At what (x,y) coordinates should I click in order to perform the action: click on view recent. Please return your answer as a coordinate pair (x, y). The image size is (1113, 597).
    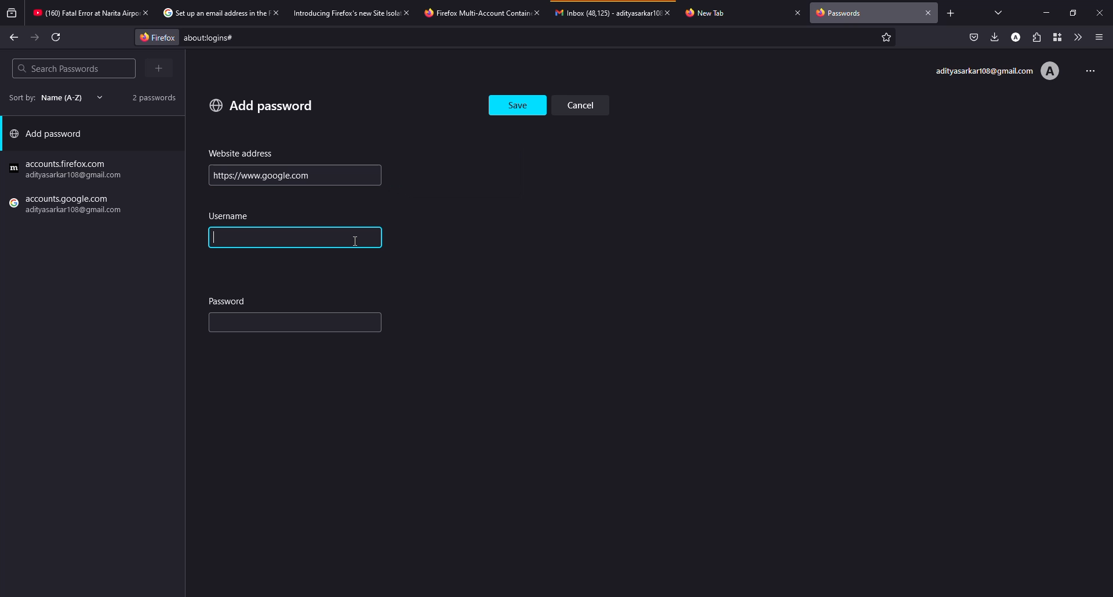
    Looking at the image, I should click on (13, 13).